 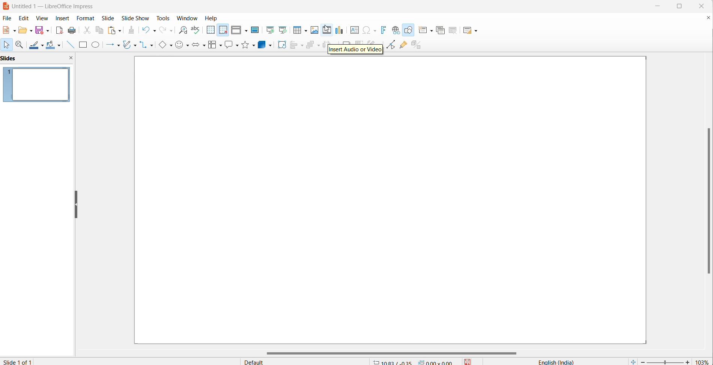 What do you see at coordinates (136, 18) in the screenshot?
I see `slide show` at bounding box center [136, 18].